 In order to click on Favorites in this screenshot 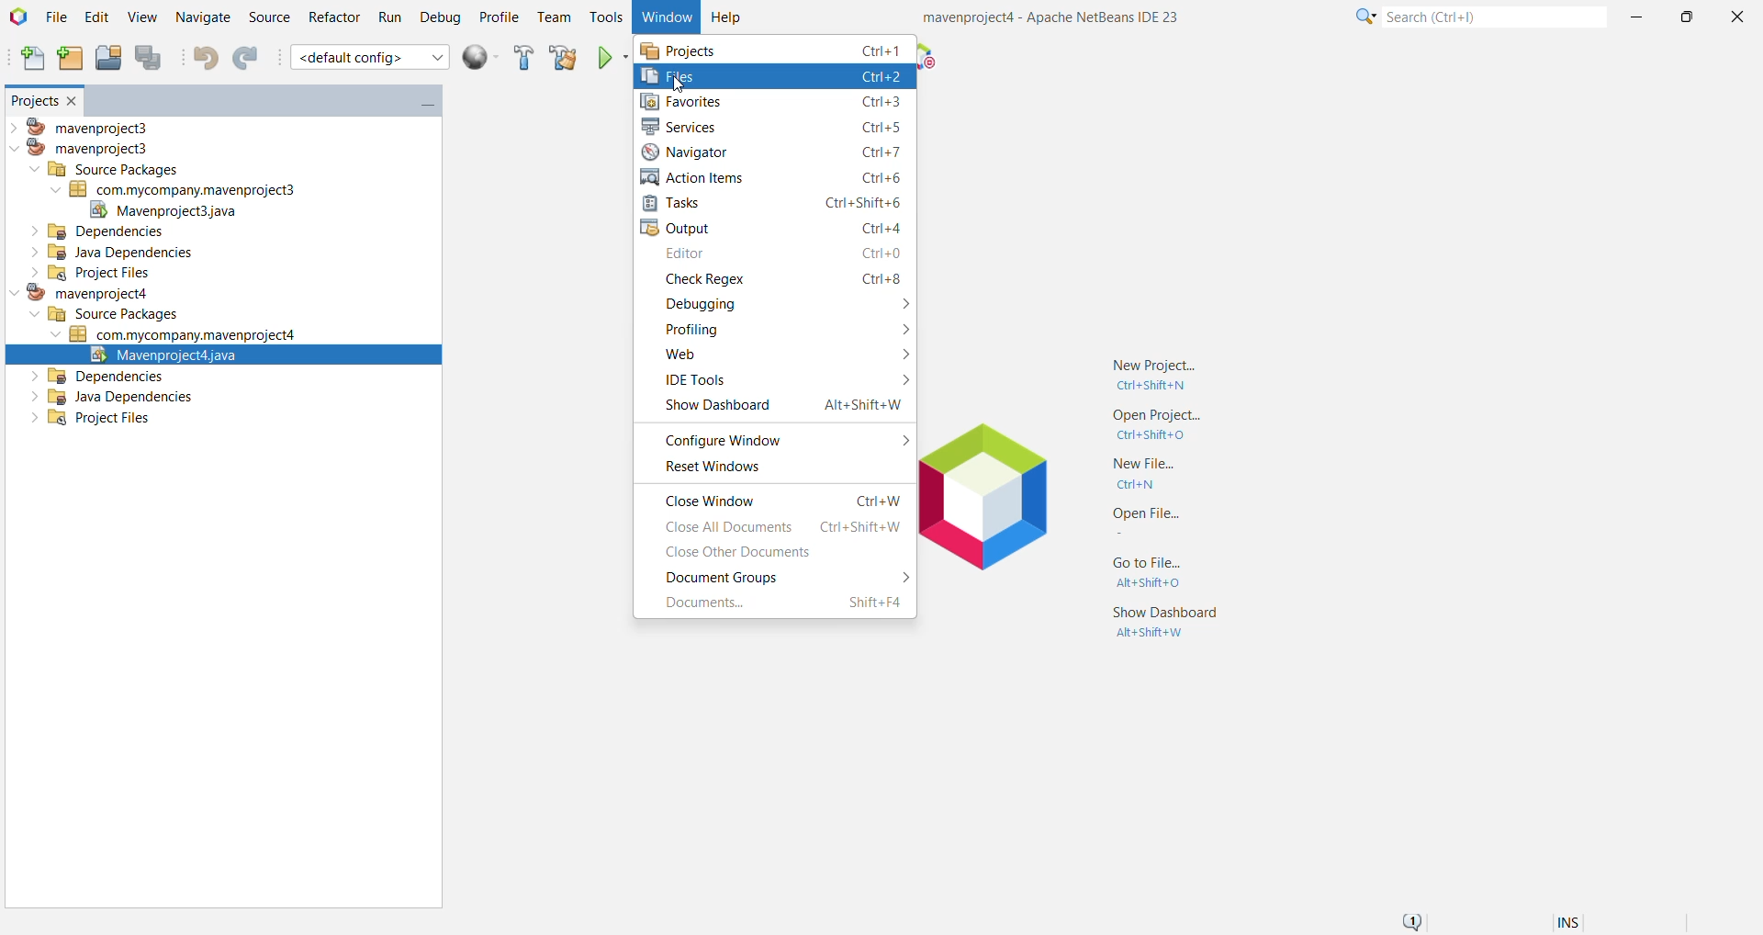, I will do `click(778, 103)`.